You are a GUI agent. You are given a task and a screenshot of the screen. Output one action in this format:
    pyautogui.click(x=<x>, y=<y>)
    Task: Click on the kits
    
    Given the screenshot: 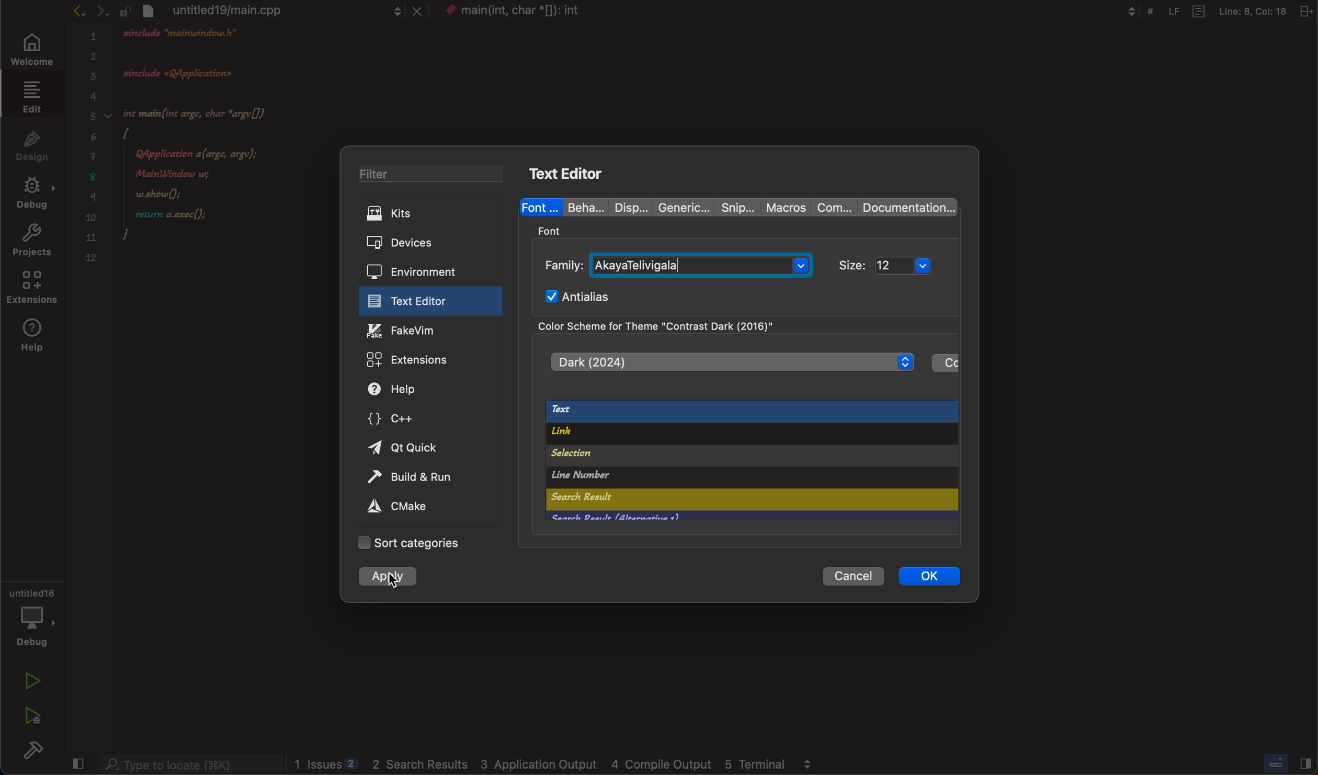 What is the action you would take?
    pyautogui.click(x=431, y=213)
    